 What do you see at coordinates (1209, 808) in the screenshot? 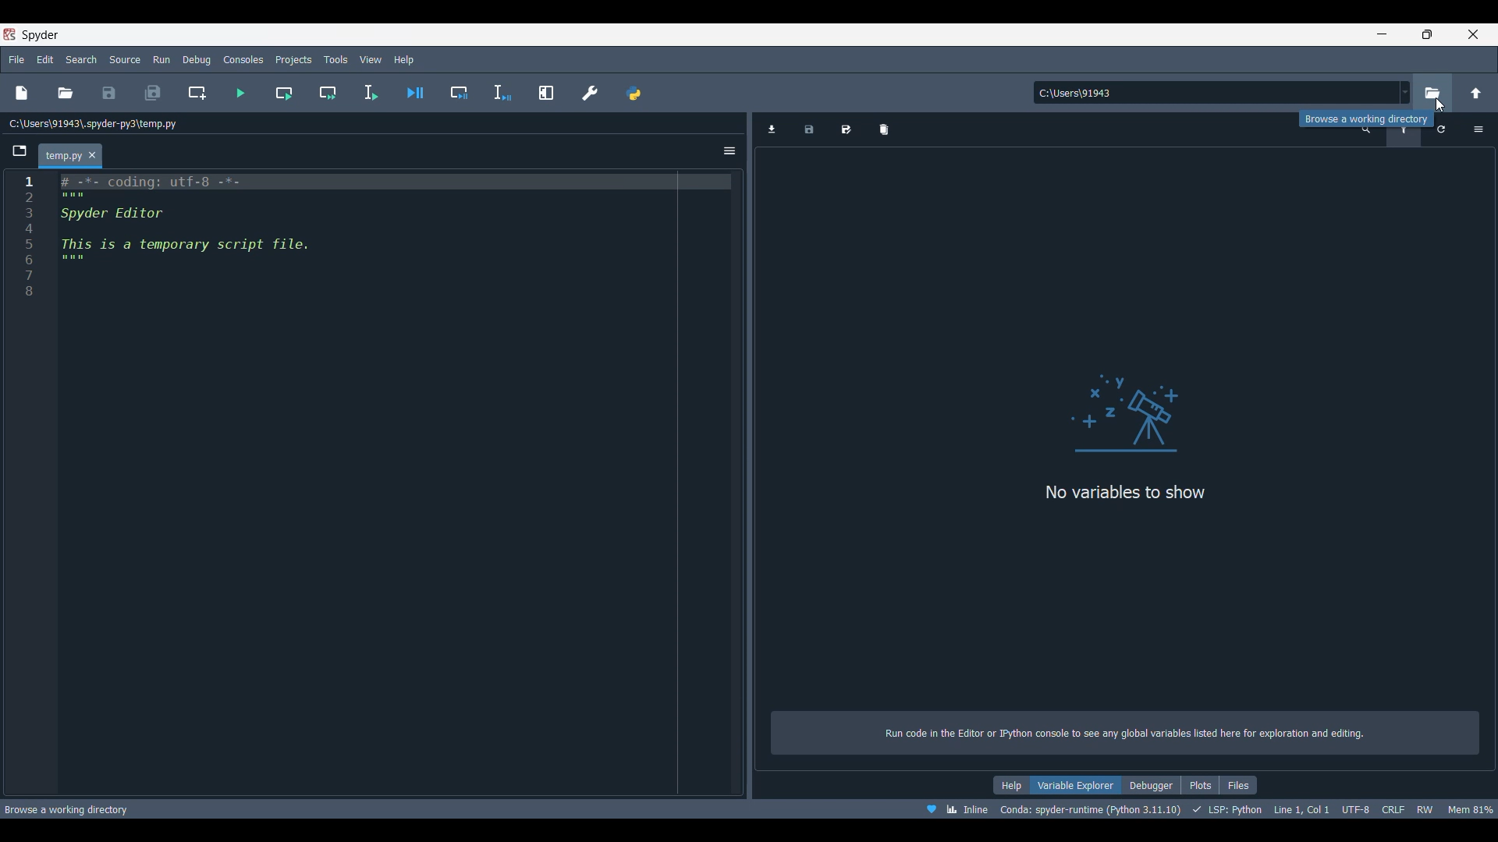
I see `Code details` at bounding box center [1209, 808].